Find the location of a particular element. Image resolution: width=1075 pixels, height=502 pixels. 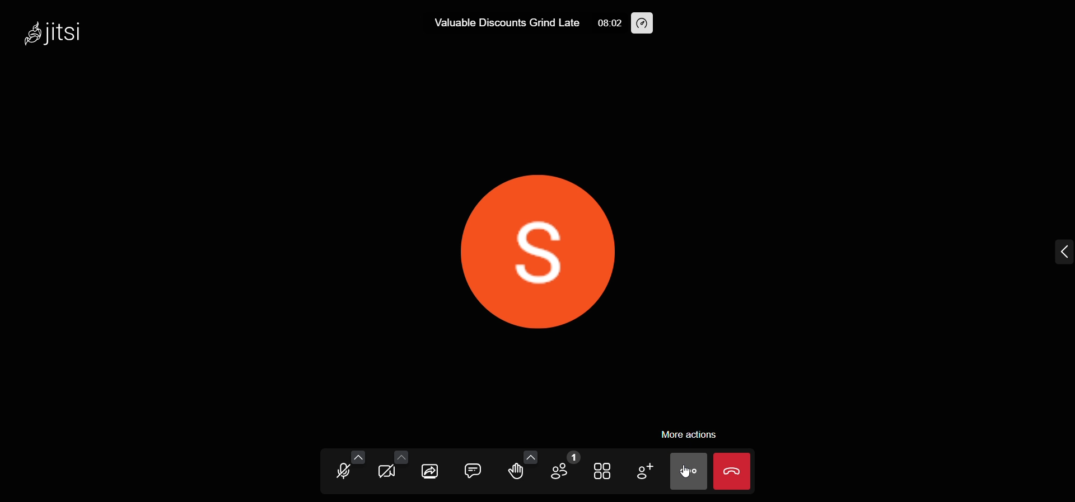

more actions is located at coordinates (690, 434).